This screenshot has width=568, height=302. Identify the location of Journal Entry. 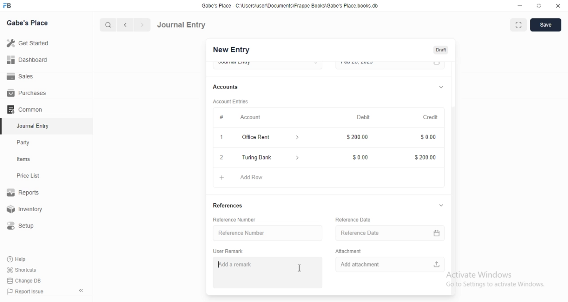
(181, 25).